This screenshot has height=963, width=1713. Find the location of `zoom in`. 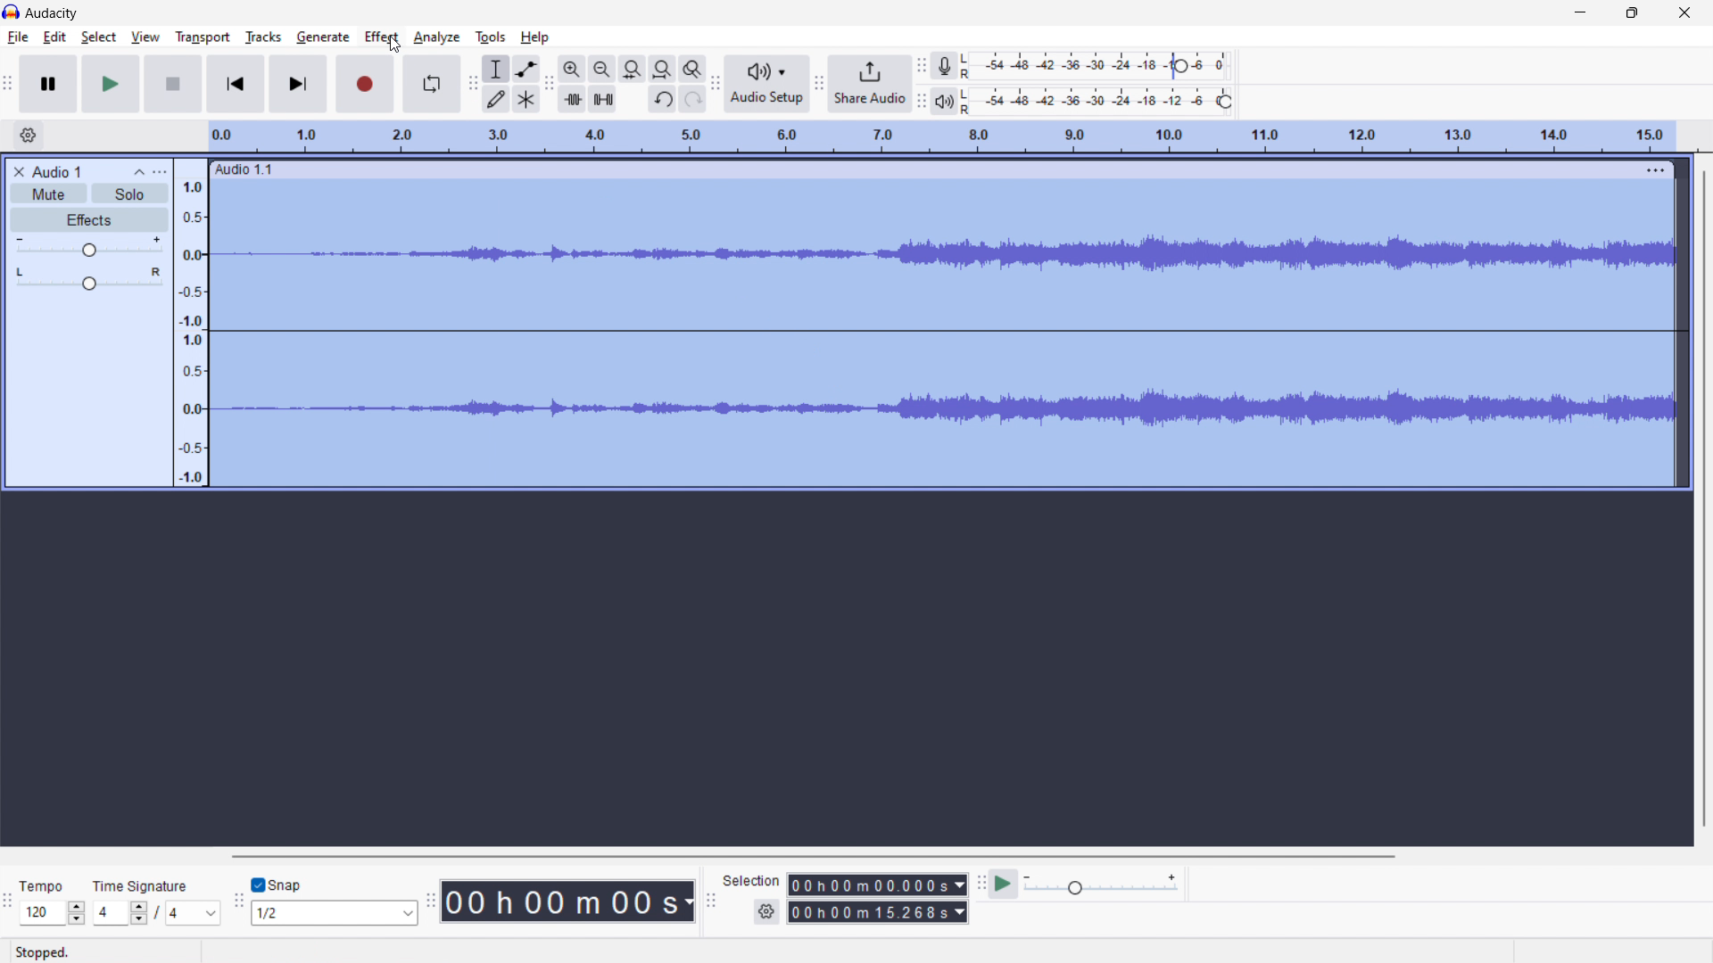

zoom in is located at coordinates (571, 70).